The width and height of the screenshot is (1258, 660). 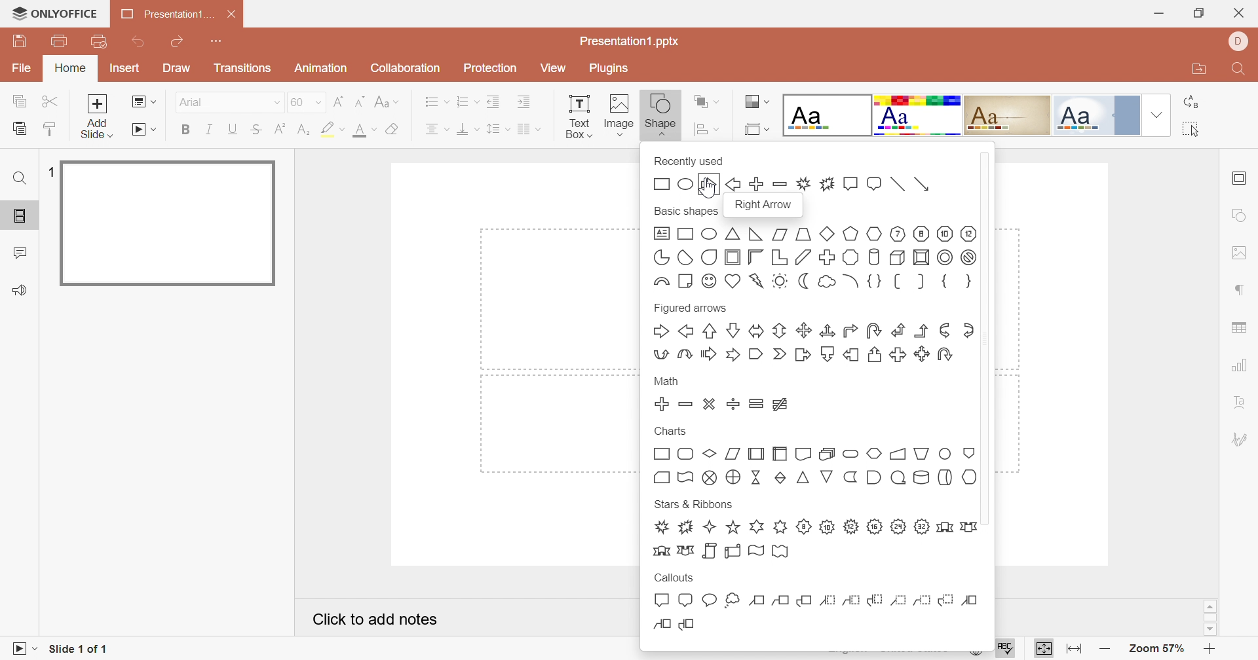 I want to click on Increment font size, so click(x=341, y=101).